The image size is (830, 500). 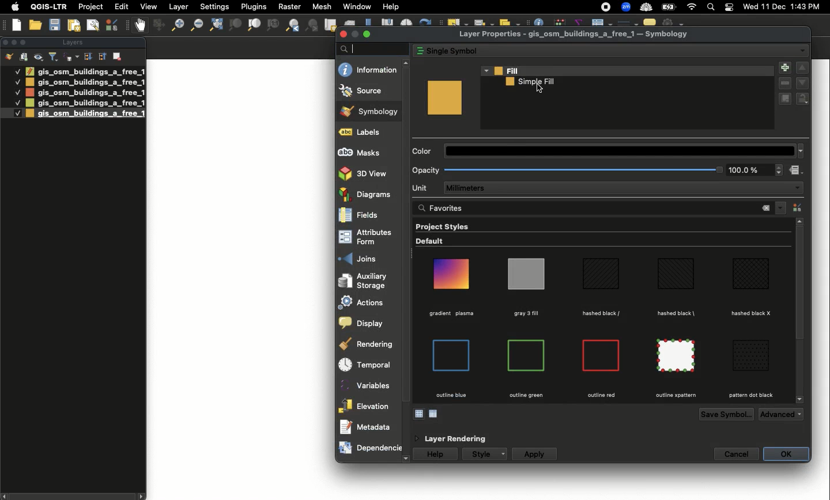 What do you see at coordinates (101, 56) in the screenshot?
I see `Sort ascending` at bounding box center [101, 56].